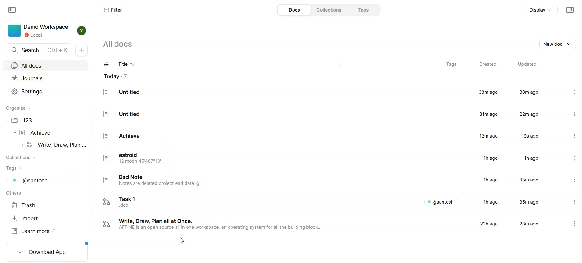 The height and width of the screenshot is (263, 582). I want to click on Tags, so click(452, 65).